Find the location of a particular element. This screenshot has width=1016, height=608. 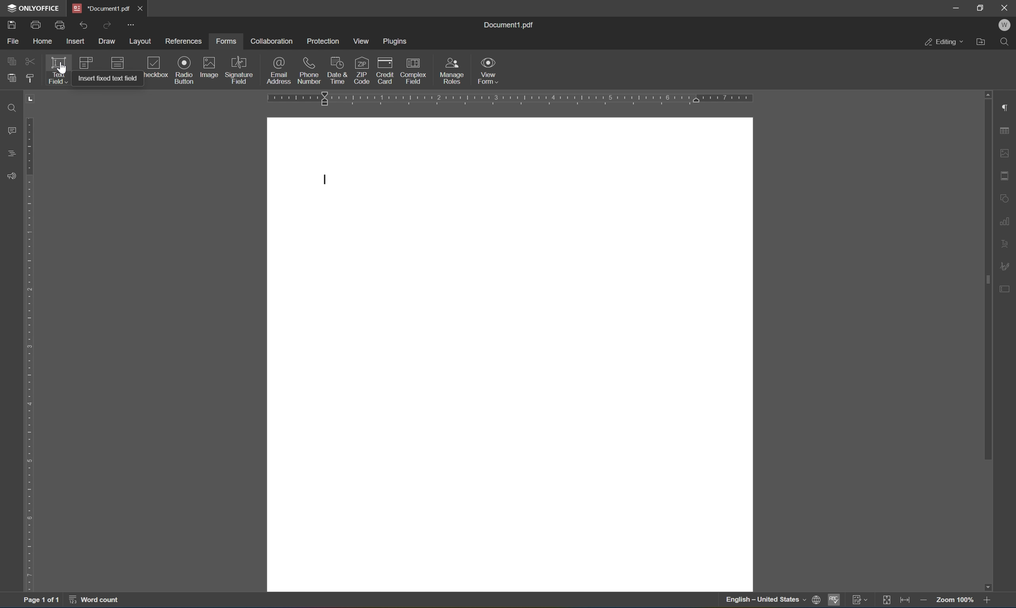

typing pointer is located at coordinates (328, 180).